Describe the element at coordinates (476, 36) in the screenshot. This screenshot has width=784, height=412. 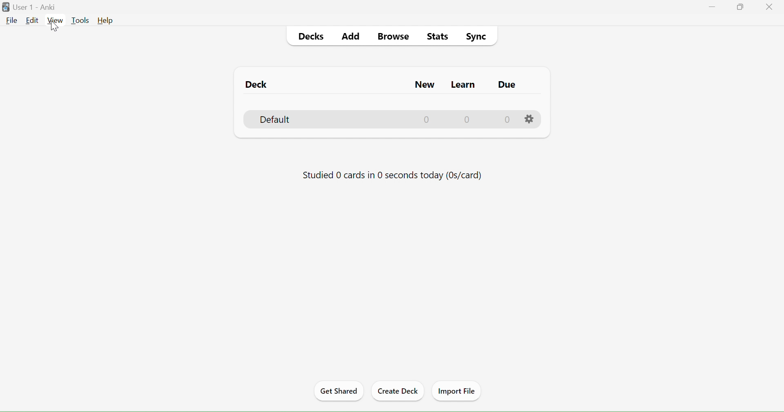
I see `sync` at that location.